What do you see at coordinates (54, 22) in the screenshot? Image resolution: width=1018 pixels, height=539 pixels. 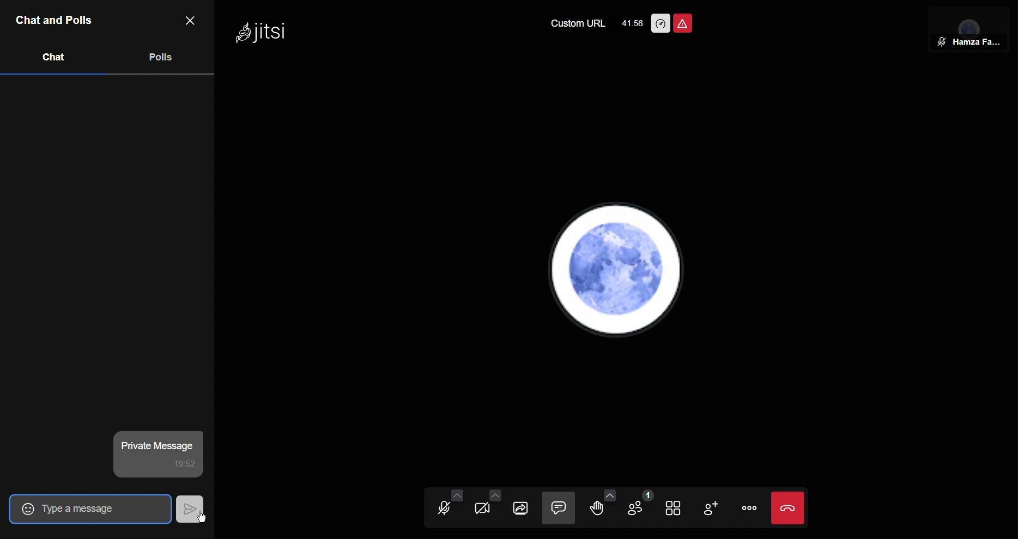 I see `Chat and Polls` at bounding box center [54, 22].